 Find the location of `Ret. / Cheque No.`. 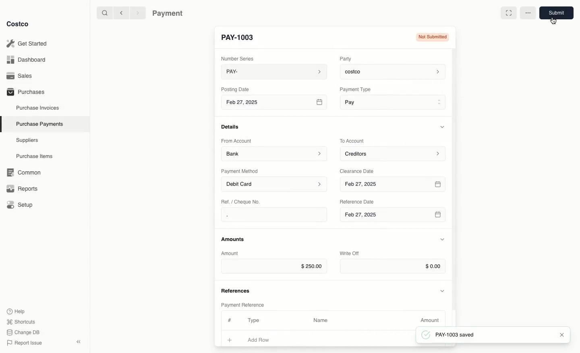

Ret. / Cheque No. is located at coordinates (242, 201).